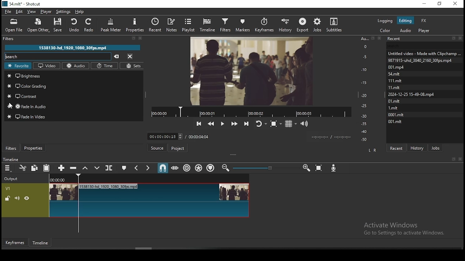 This screenshot has width=465, height=261. I want to click on lift, so click(86, 169).